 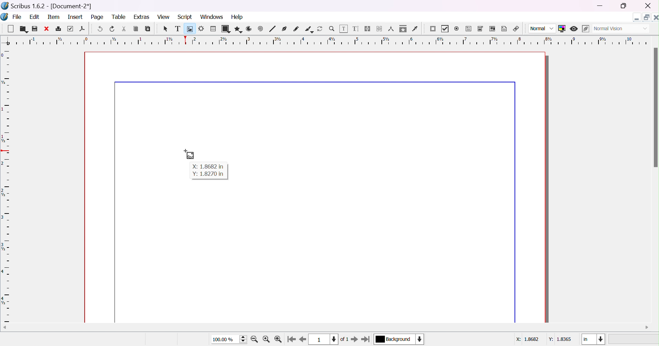 What do you see at coordinates (491, 28) in the screenshot?
I see `PDF list box` at bounding box center [491, 28].